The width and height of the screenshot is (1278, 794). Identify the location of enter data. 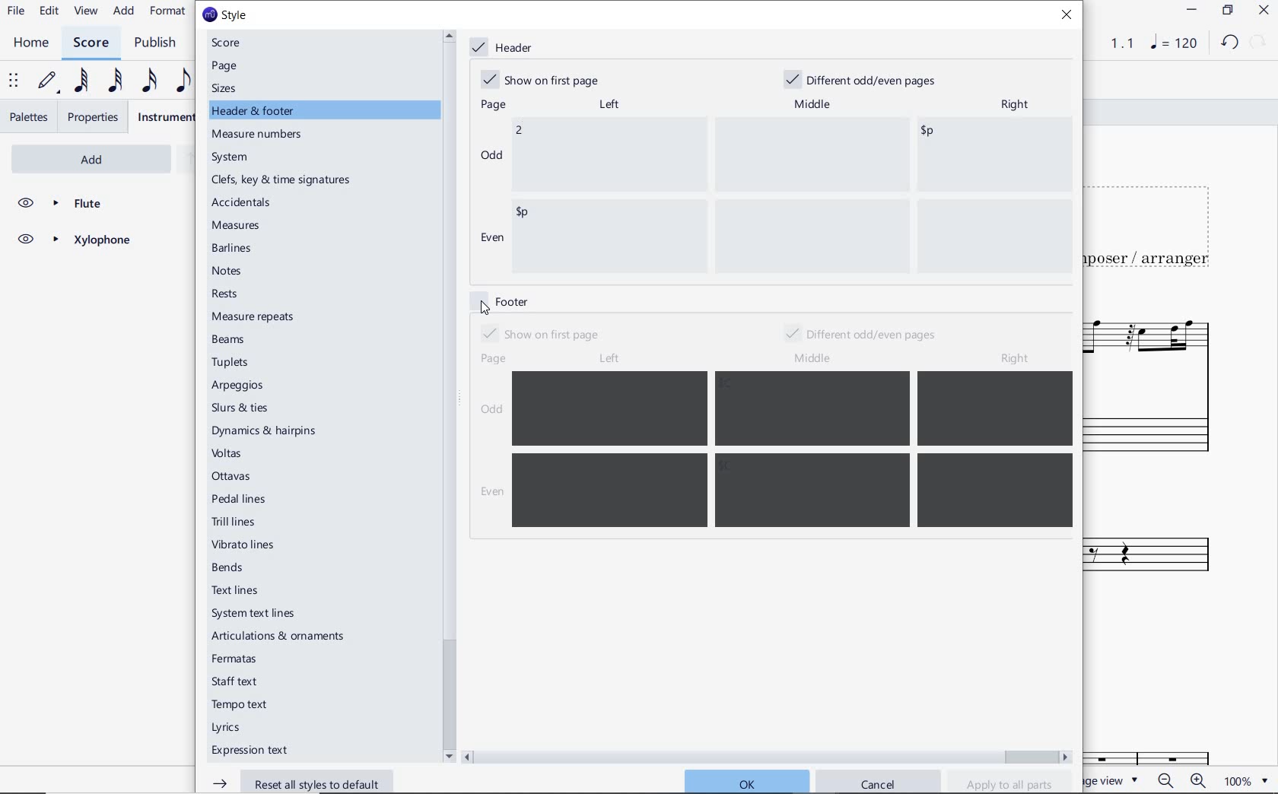
(794, 450).